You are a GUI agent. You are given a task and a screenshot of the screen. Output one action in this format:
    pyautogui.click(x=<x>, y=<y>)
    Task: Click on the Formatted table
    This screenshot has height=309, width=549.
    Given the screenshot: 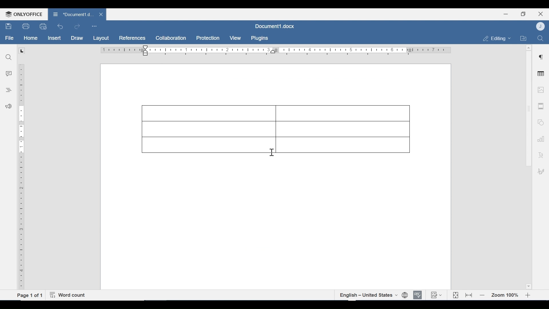 What is the action you would take?
    pyautogui.click(x=275, y=129)
    